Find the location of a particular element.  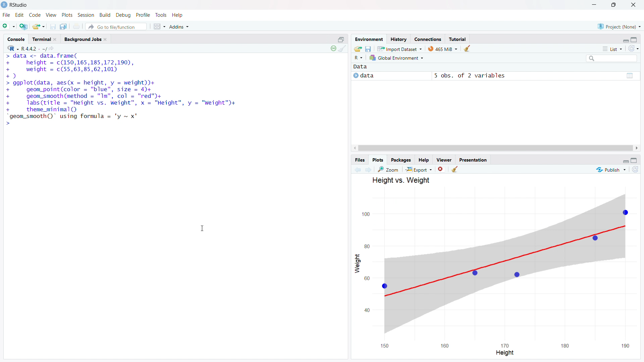

> ggplot(data, aes(x = height, y = weight))+ + geom_point(color — "HI", size = 4)+ + geom_smooth (method = "In", col — '[E")+ + Tabs(title = "Height vs. Weight", x = "Height", y = "Weight")+ + theme_minimal() is located at coordinates (122, 96).